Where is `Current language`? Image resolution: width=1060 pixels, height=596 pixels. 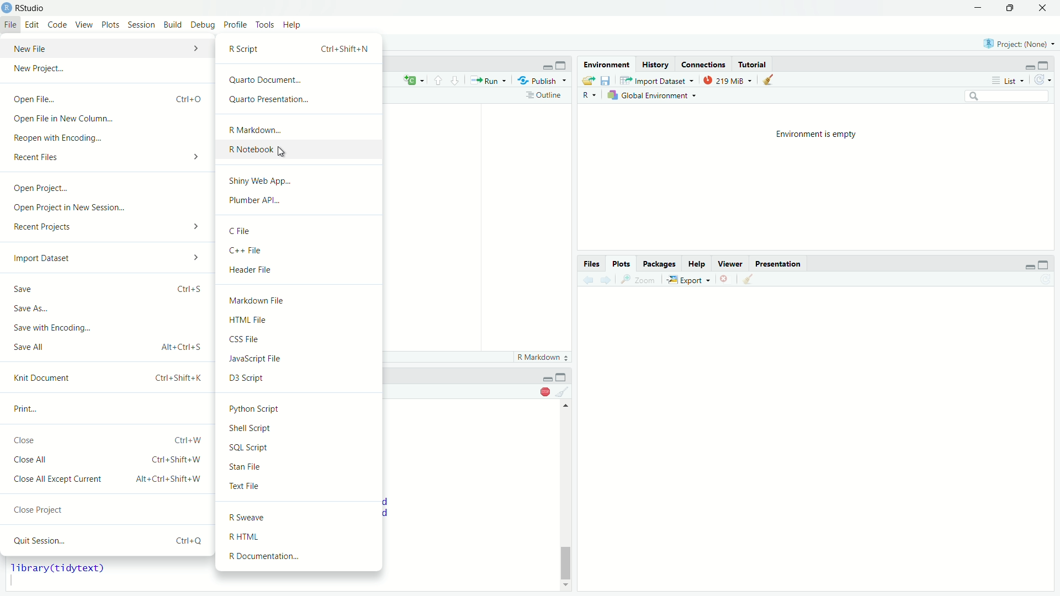 Current language is located at coordinates (415, 80).